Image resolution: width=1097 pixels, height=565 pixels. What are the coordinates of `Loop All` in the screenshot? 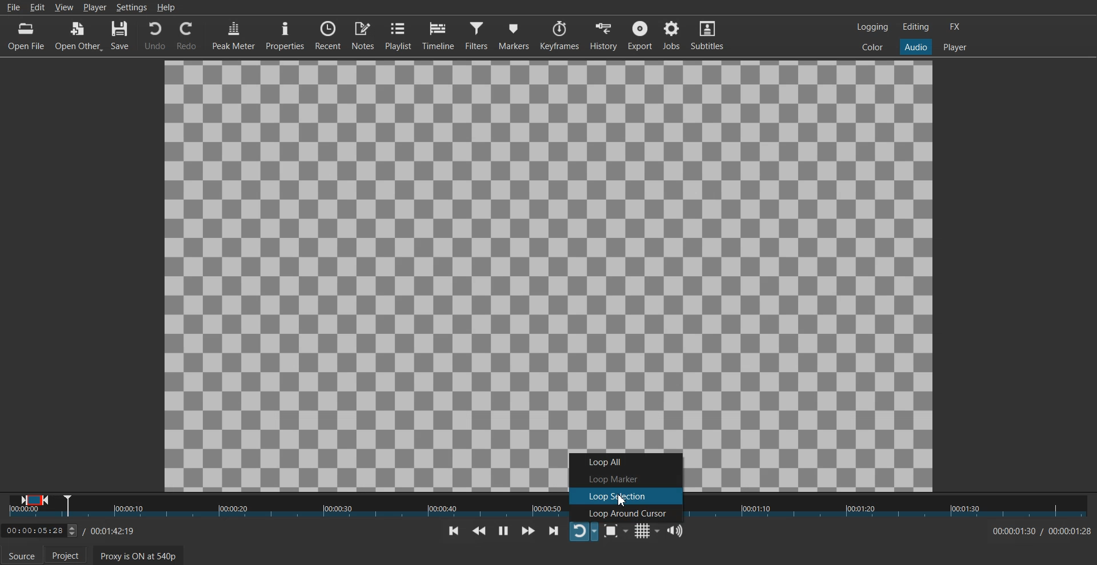 It's located at (625, 461).